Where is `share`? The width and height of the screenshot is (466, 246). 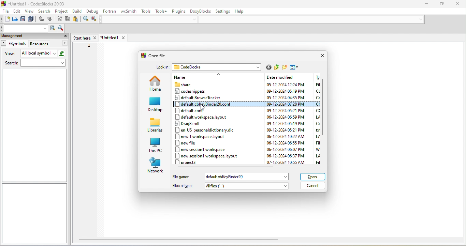 share is located at coordinates (195, 84).